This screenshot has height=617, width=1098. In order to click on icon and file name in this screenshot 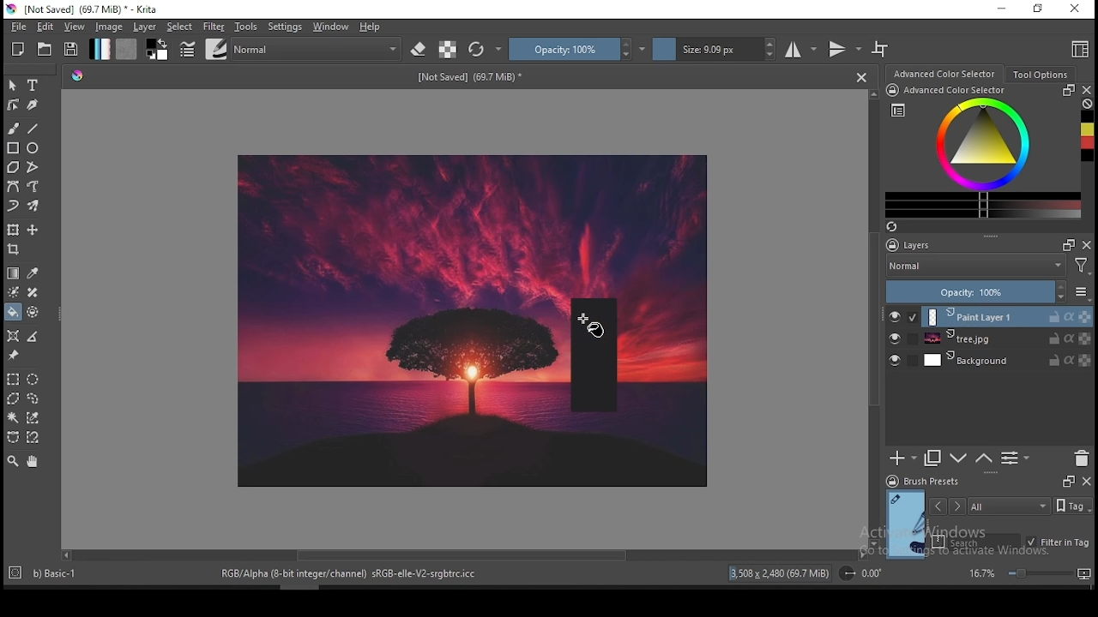, I will do `click(84, 9)`.